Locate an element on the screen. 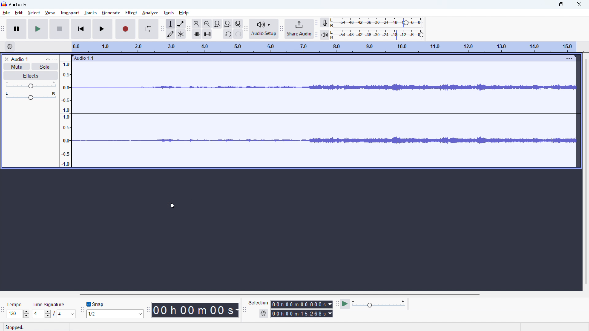 Image resolution: width=589 pixels, height=331 pixels. playback meter is located at coordinates (325, 35).